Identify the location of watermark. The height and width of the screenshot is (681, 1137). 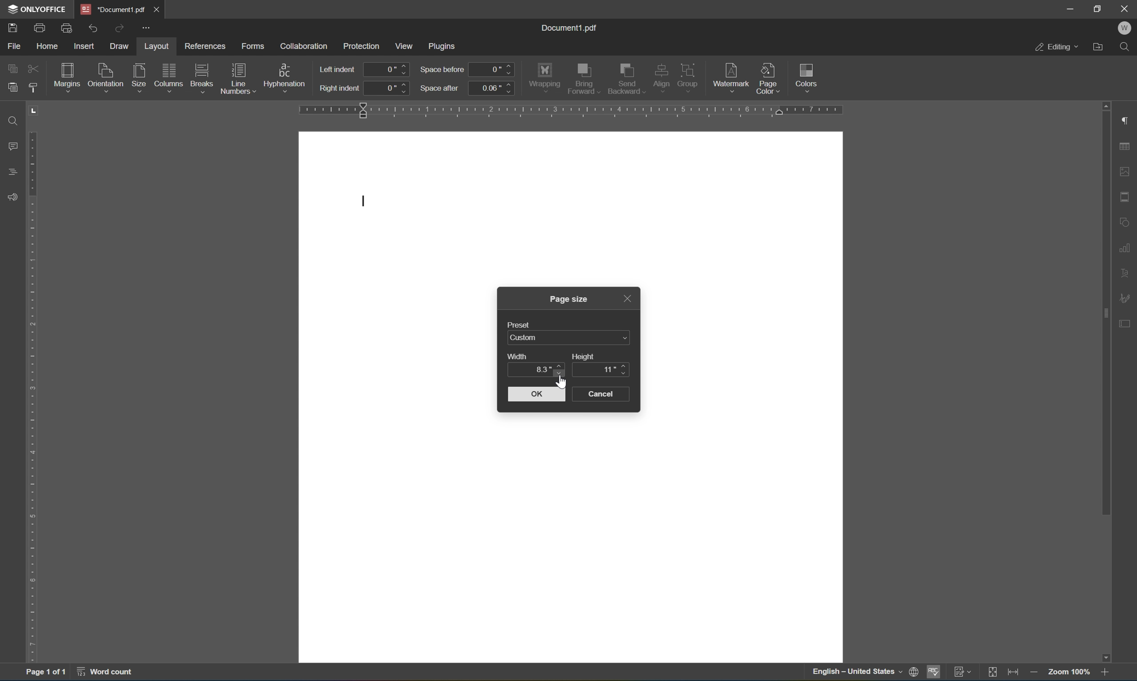
(730, 75).